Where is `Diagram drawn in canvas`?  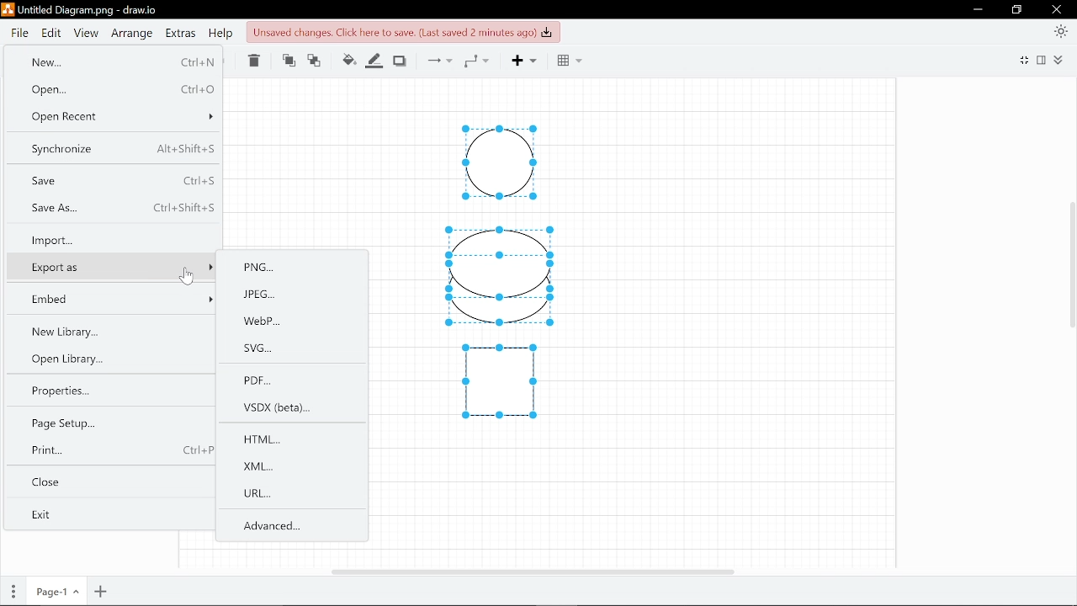 Diagram drawn in canvas is located at coordinates (507, 279).